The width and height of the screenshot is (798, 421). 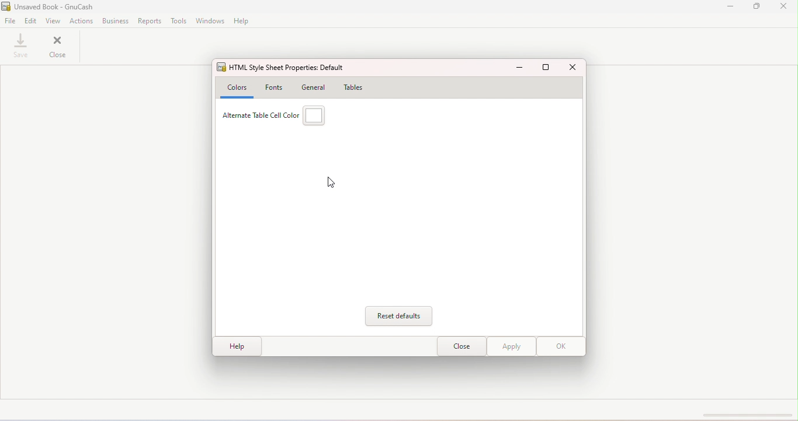 I want to click on HTML Style sheet properties: default, so click(x=284, y=65).